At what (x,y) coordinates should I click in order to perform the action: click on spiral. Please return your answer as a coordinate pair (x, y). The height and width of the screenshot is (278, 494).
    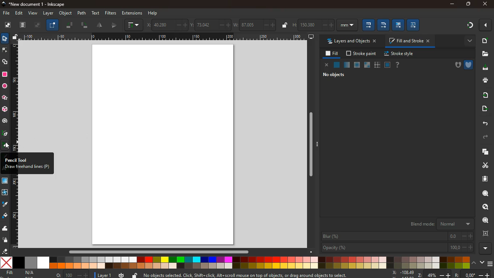
    Looking at the image, I should click on (5, 121).